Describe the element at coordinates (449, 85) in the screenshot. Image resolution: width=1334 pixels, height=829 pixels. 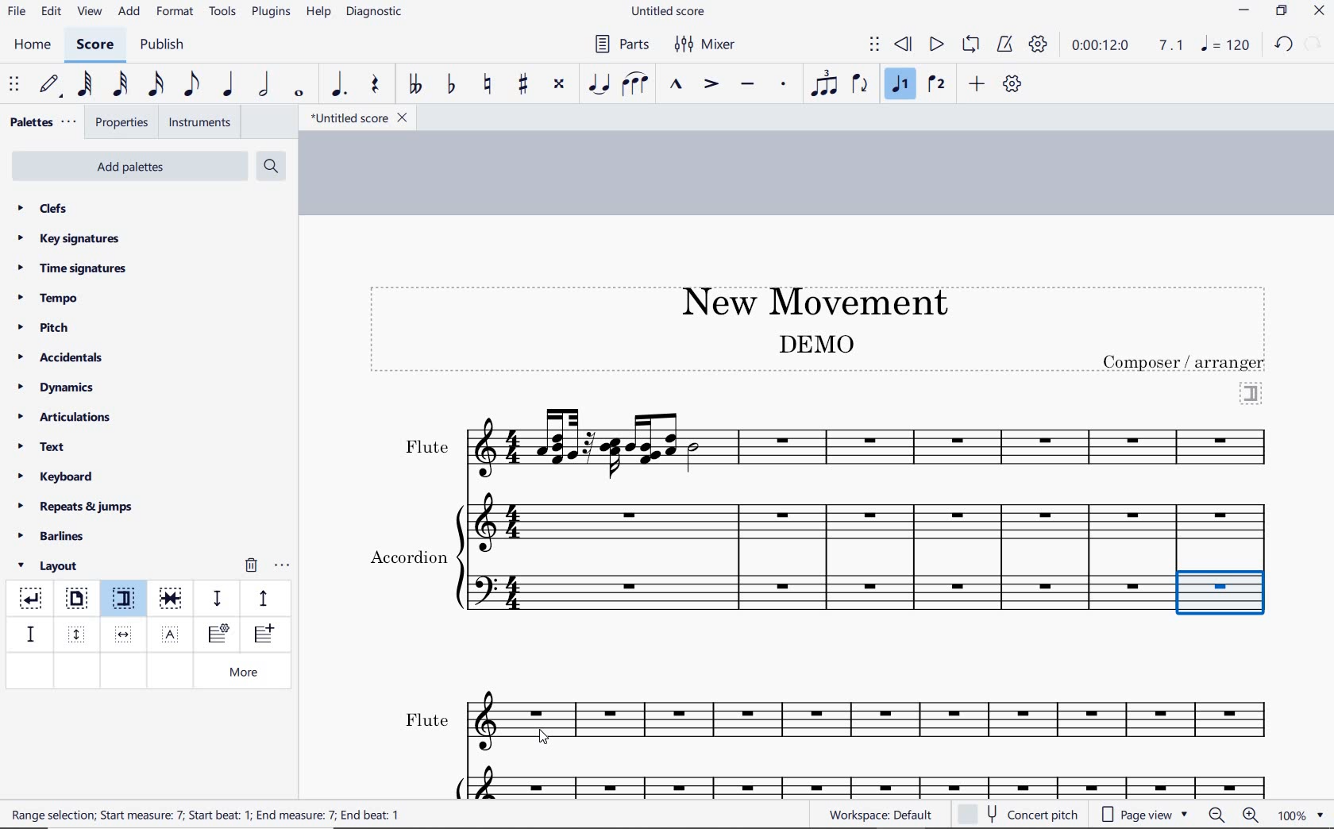
I see `toggle flat` at that location.